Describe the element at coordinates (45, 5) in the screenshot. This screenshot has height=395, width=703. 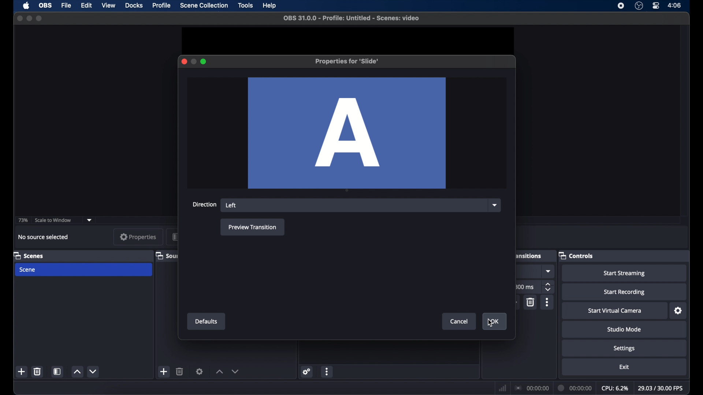
I see `obs` at that location.